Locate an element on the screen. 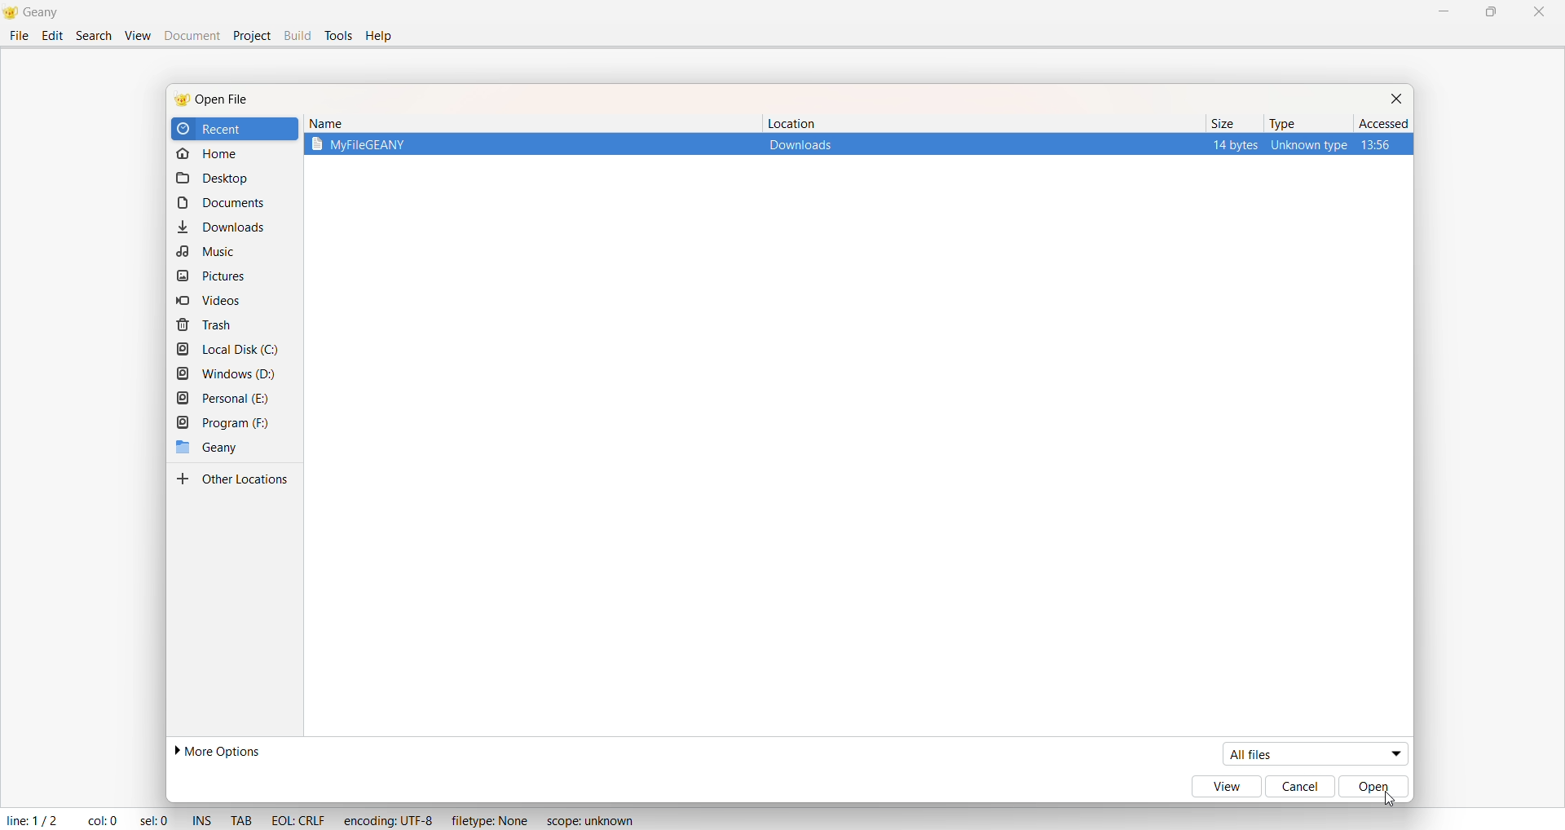  pictures is located at coordinates (212, 276).